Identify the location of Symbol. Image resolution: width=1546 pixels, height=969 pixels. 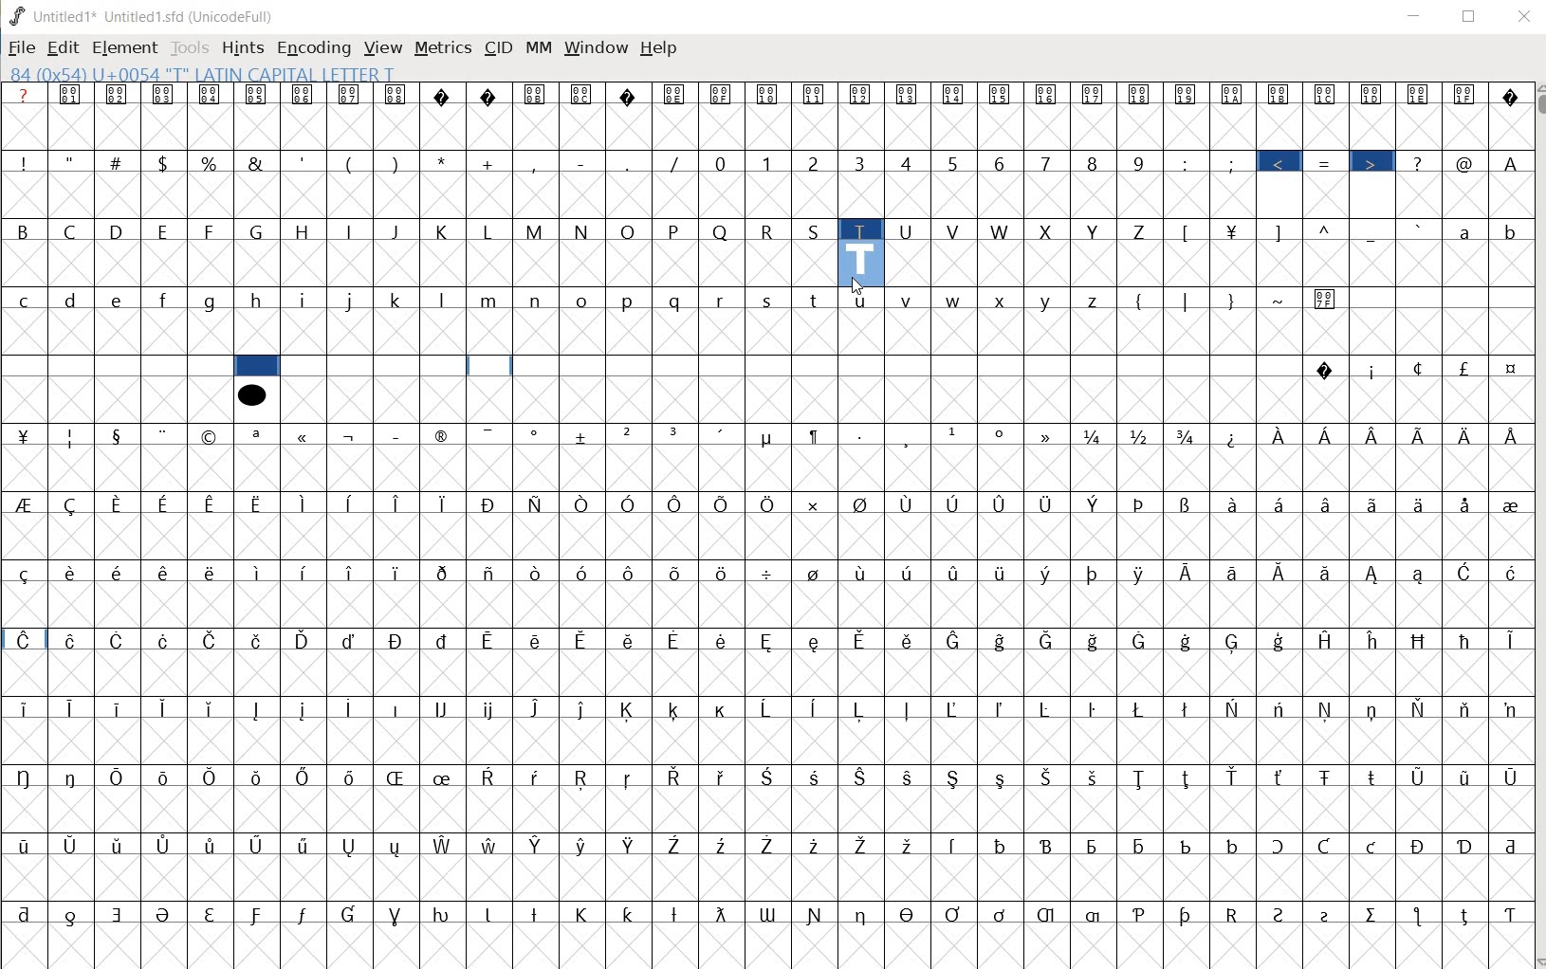
(722, 94).